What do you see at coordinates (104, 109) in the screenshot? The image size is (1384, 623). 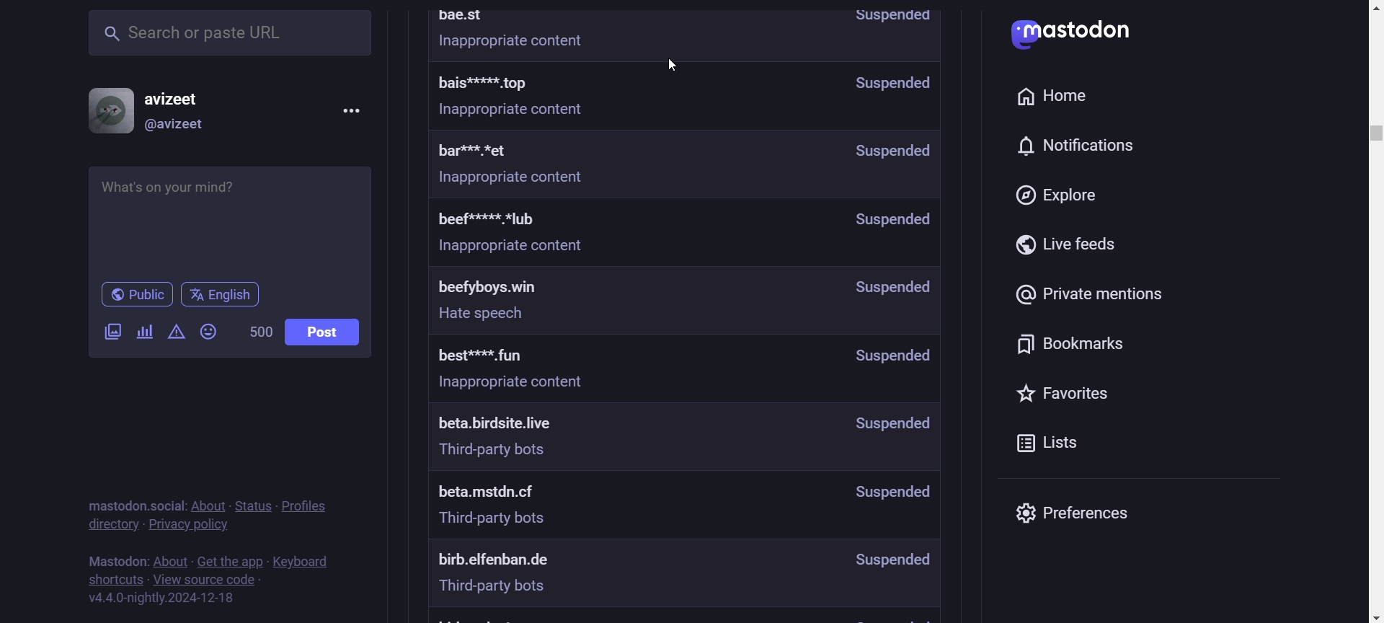 I see `display picture` at bounding box center [104, 109].